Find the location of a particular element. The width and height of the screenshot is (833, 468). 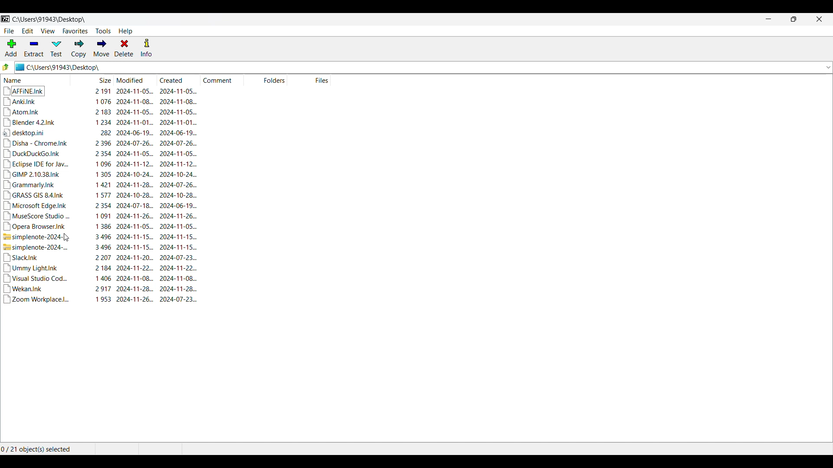

File is located at coordinates (9, 31).